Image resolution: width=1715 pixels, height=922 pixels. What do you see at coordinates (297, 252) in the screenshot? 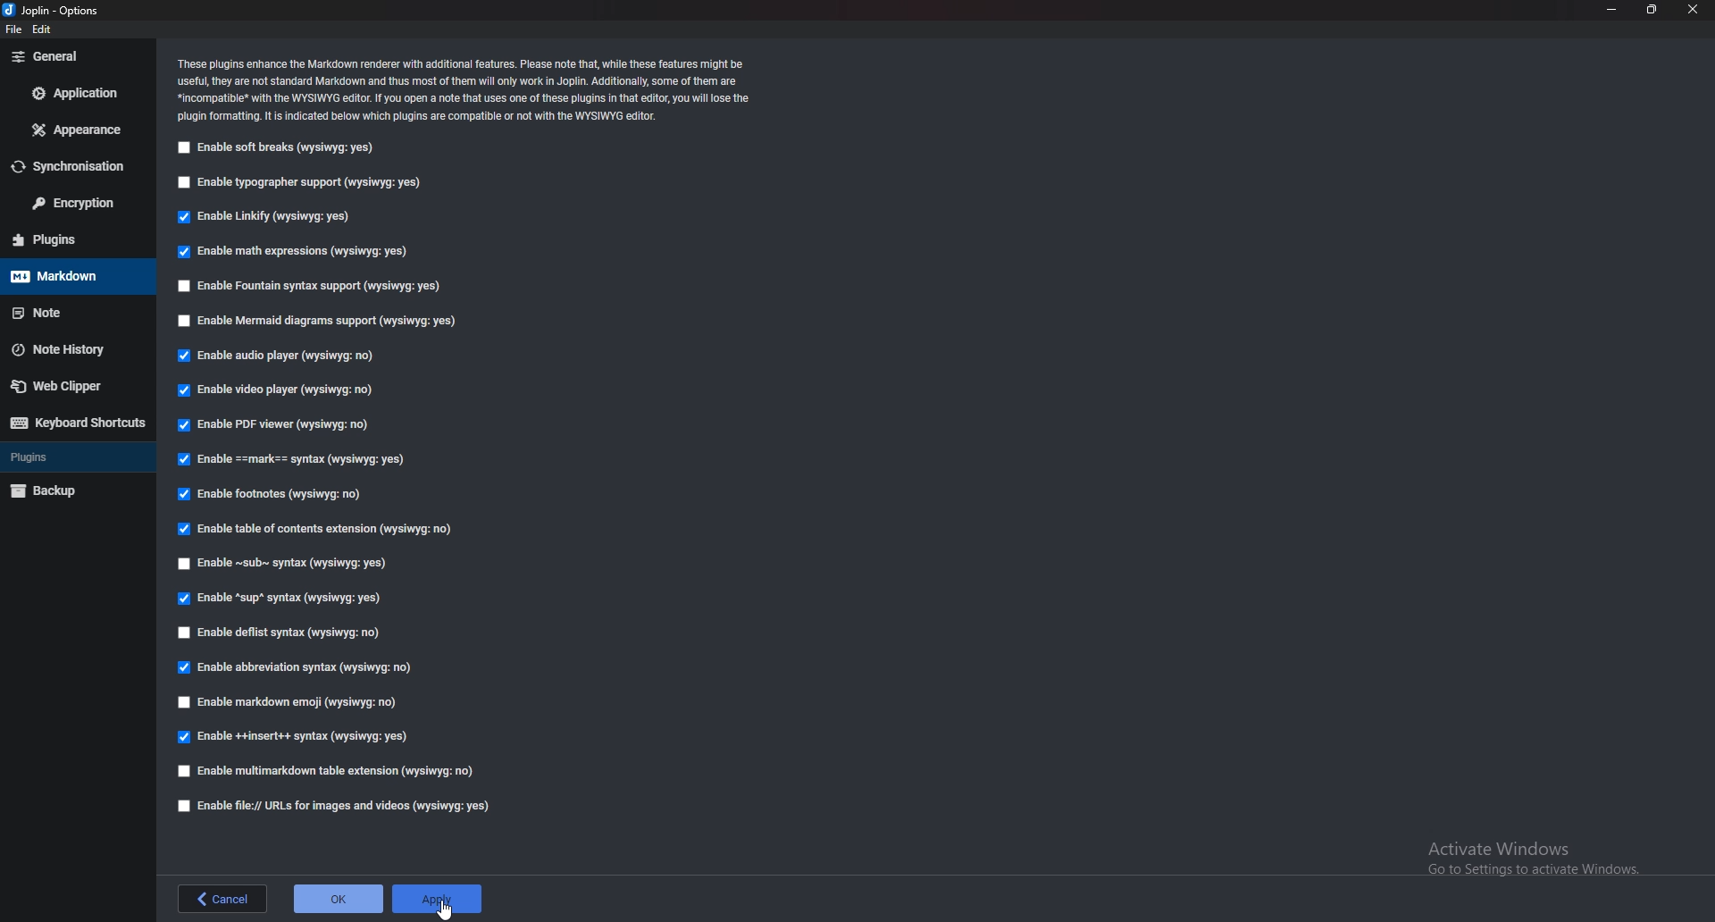
I see `Enable math expressions` at bounding box center [297, 252].